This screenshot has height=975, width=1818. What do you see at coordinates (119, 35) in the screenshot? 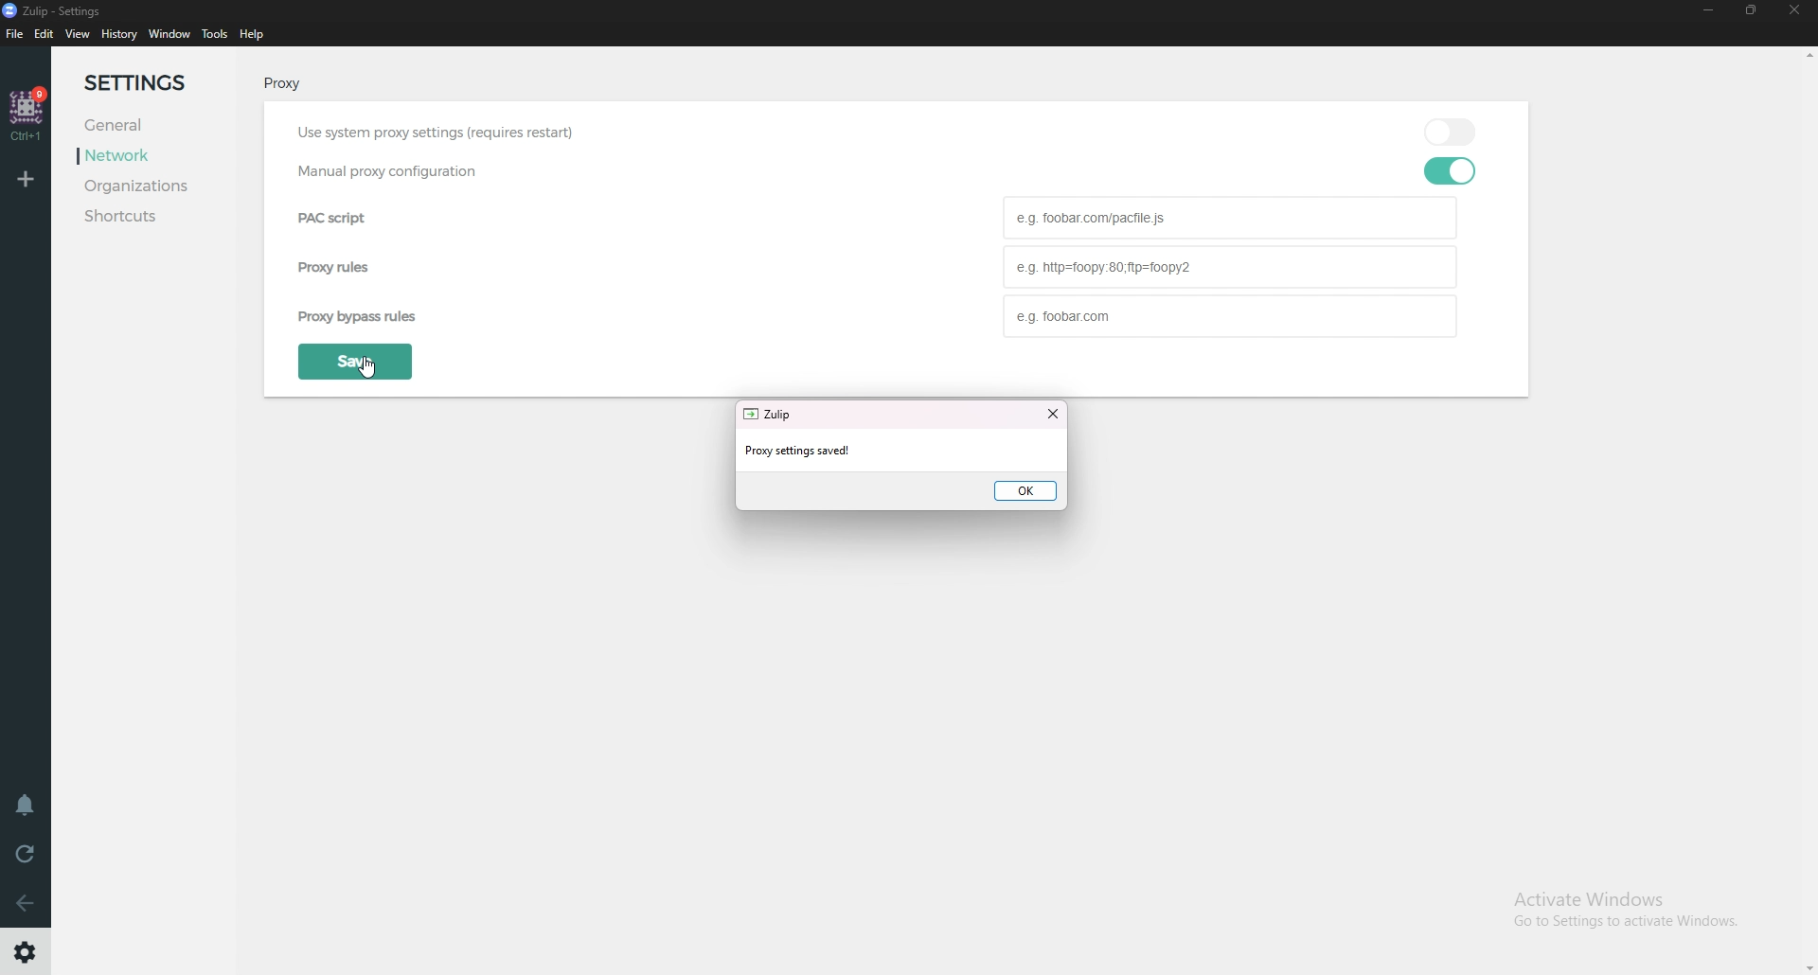
I see `History` at bounding box center [119, 35].